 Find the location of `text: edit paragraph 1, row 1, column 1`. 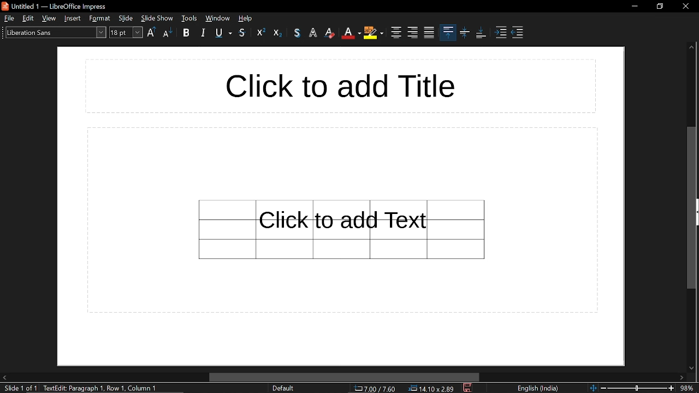

text: edit paragraph 1, row 1, column 1 is located at coordinates (102, 389).